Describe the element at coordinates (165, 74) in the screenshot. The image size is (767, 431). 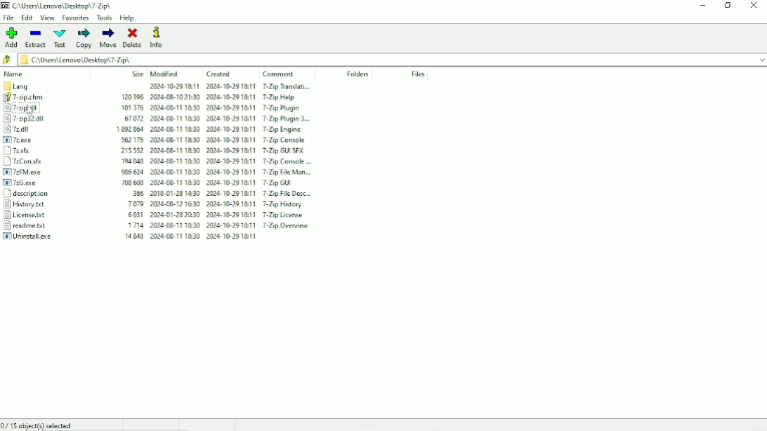
I see `Modified` at that location.